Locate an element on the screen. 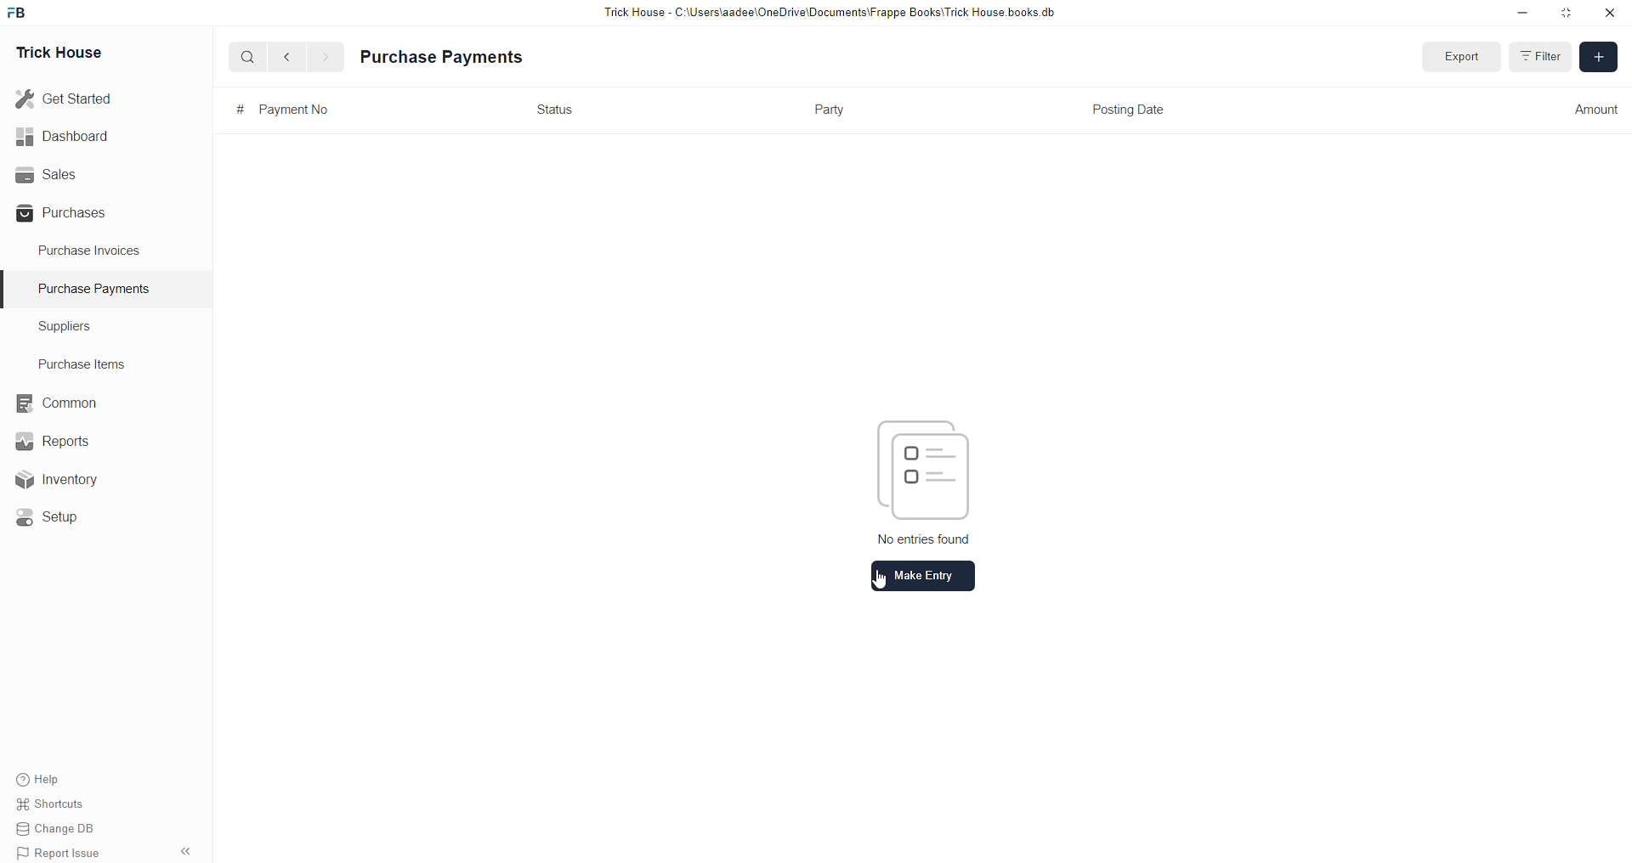 Image resolution: width=1632 pixels, height=863 pixels. Purchase Invoices is located at coordinates (92, 249).